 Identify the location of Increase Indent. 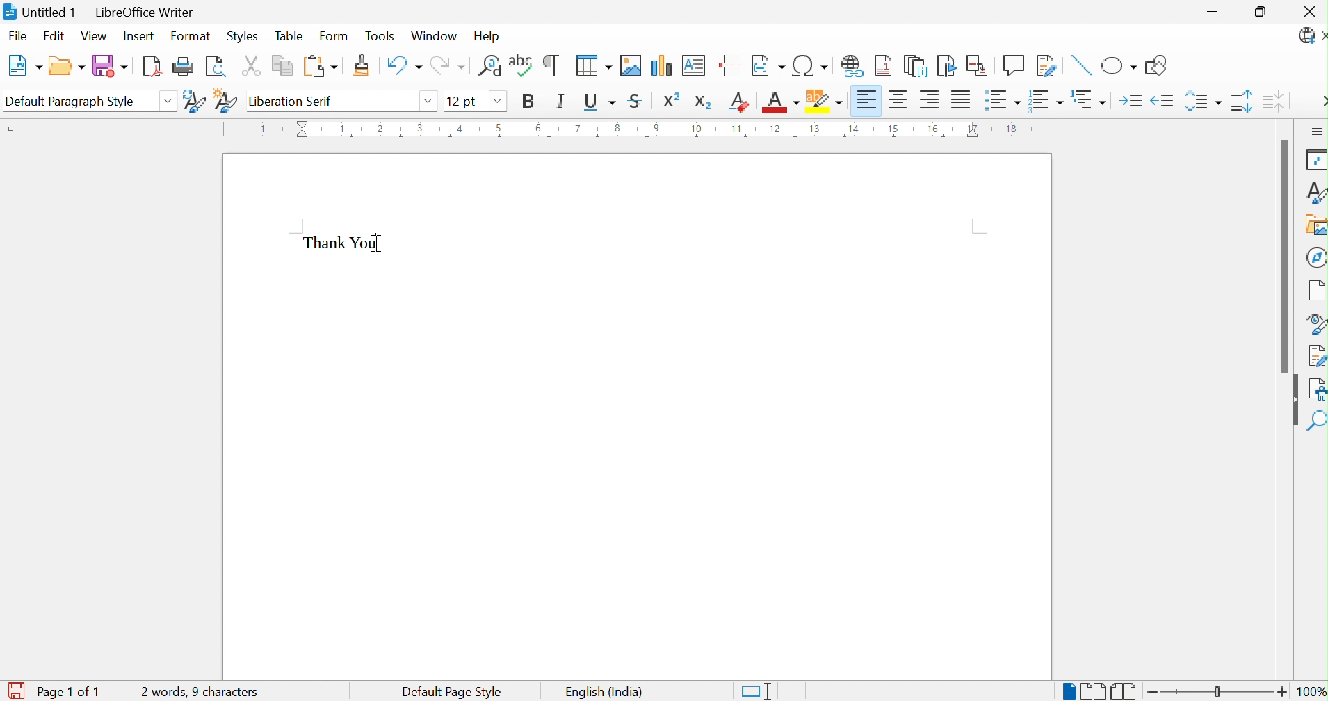
(1130, 101).